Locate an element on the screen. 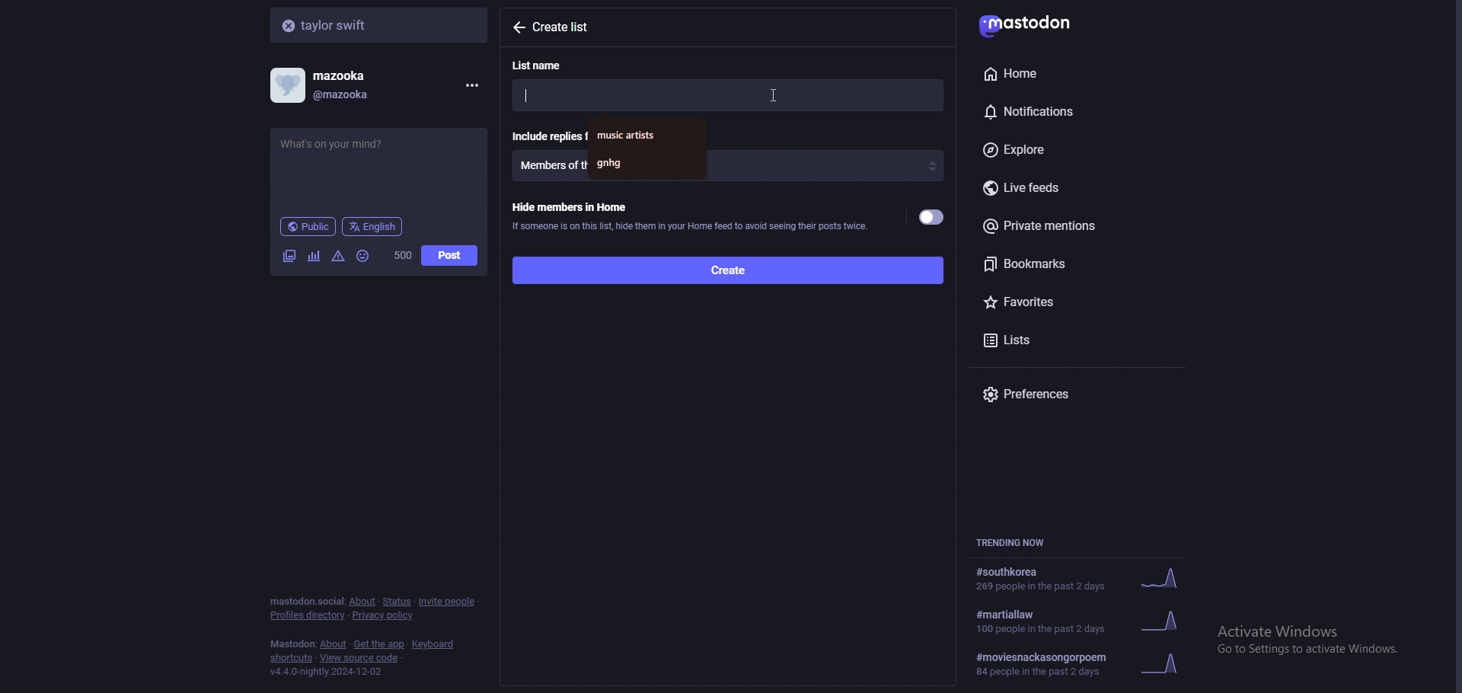 This screenshot has width=1462, height=693. version is located at coordinates (325, 672).